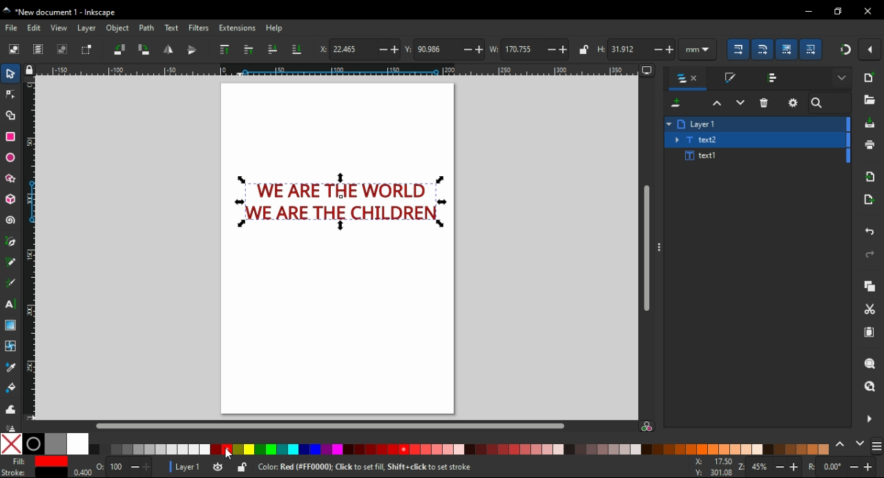 The width and height of the screenshot is (884, 478). What do you see at coordinates (812, 50) in the screenshot?
I see `move patterns along with objects` at bounding box center [812, 50].